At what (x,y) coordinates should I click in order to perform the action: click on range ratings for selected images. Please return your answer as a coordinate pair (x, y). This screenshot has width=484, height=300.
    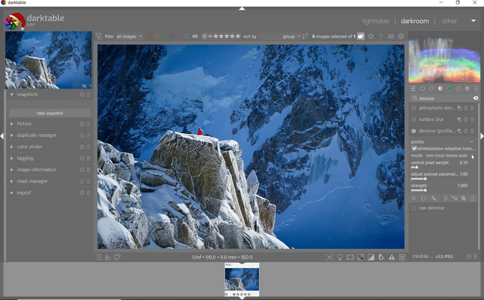
    Looking at the image, I should click on (221, 36).